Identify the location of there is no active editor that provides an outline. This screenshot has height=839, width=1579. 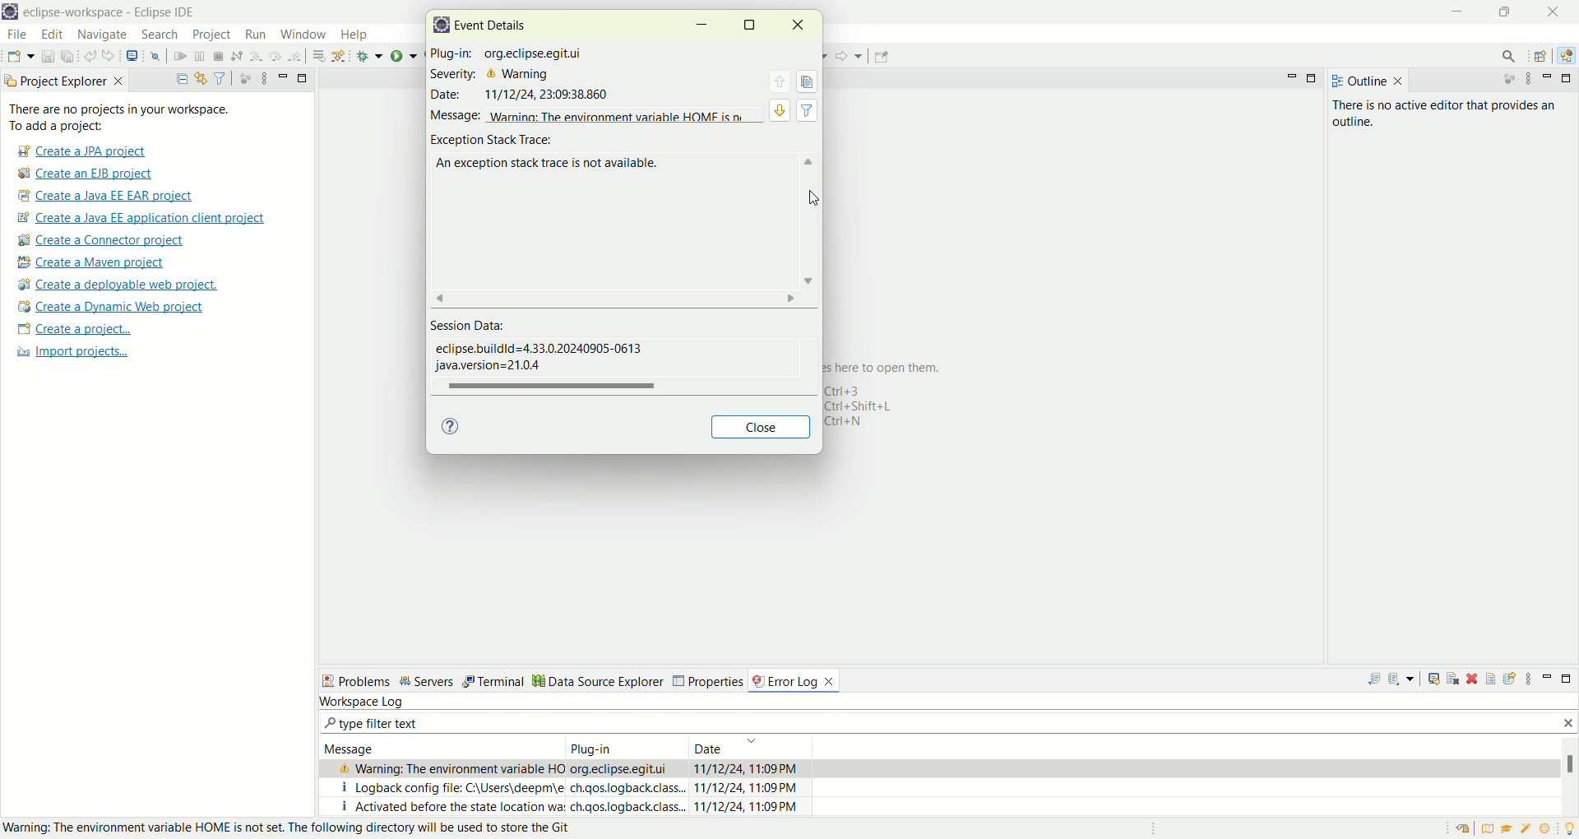
(1451, 111).